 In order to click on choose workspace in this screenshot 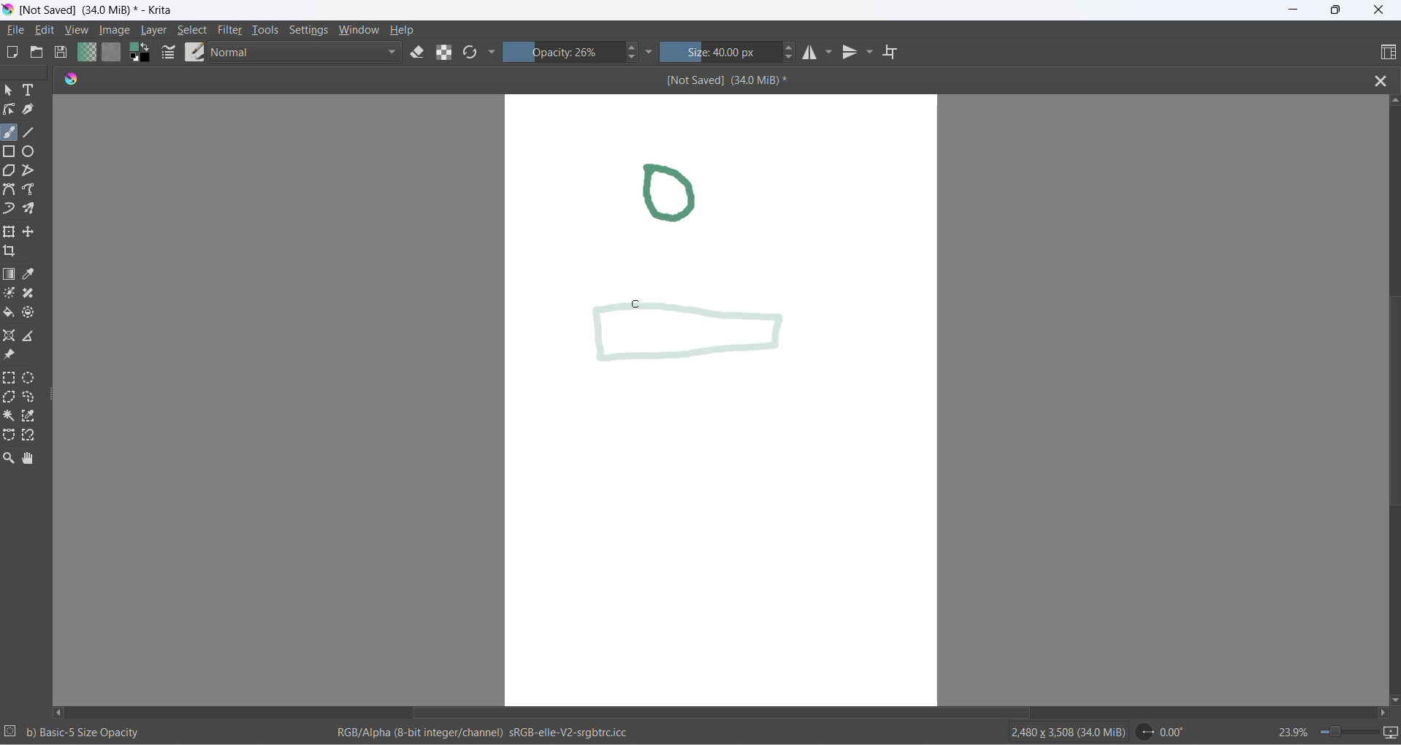, I will do `click(1381, 52)`.